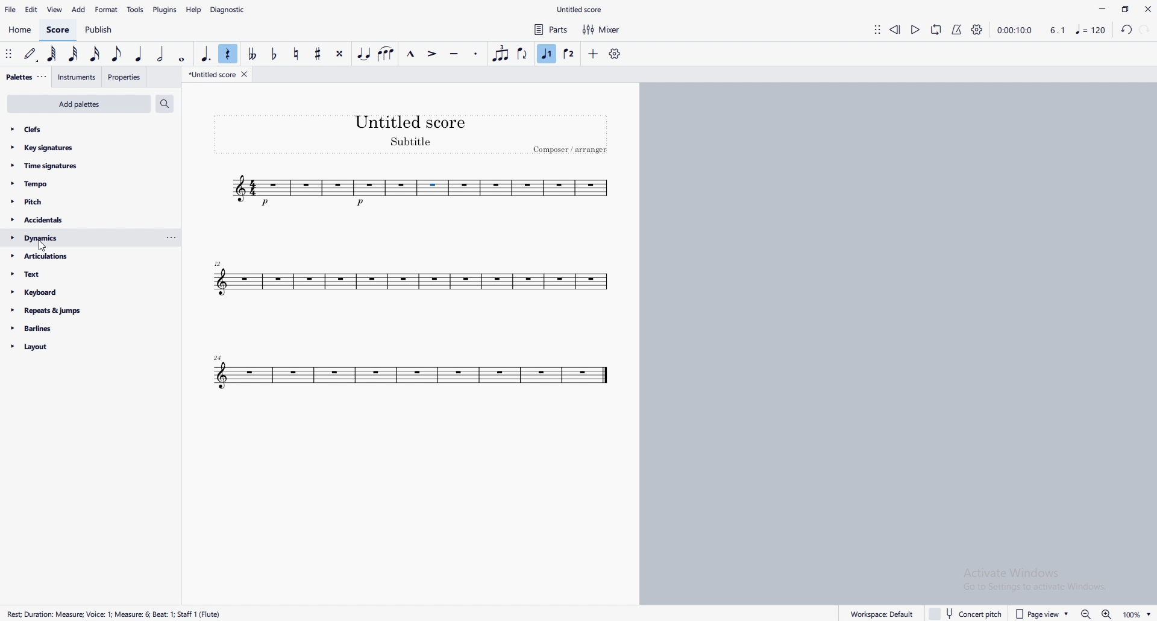  Describe the element at coordinates (78, 256) in the screenshot. I see `articulations` at that location.